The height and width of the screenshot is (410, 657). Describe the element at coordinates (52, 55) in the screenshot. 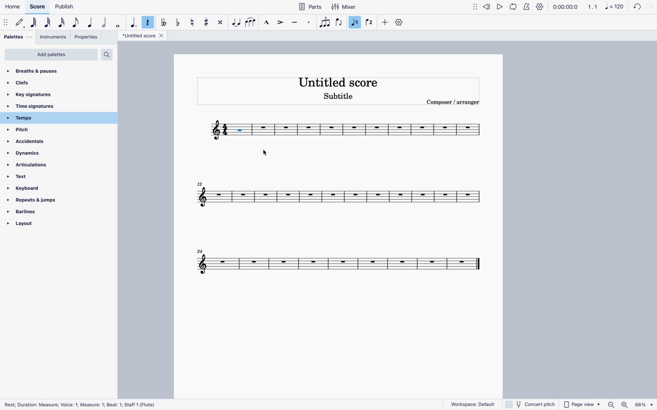

I see `add palettes` at that location.